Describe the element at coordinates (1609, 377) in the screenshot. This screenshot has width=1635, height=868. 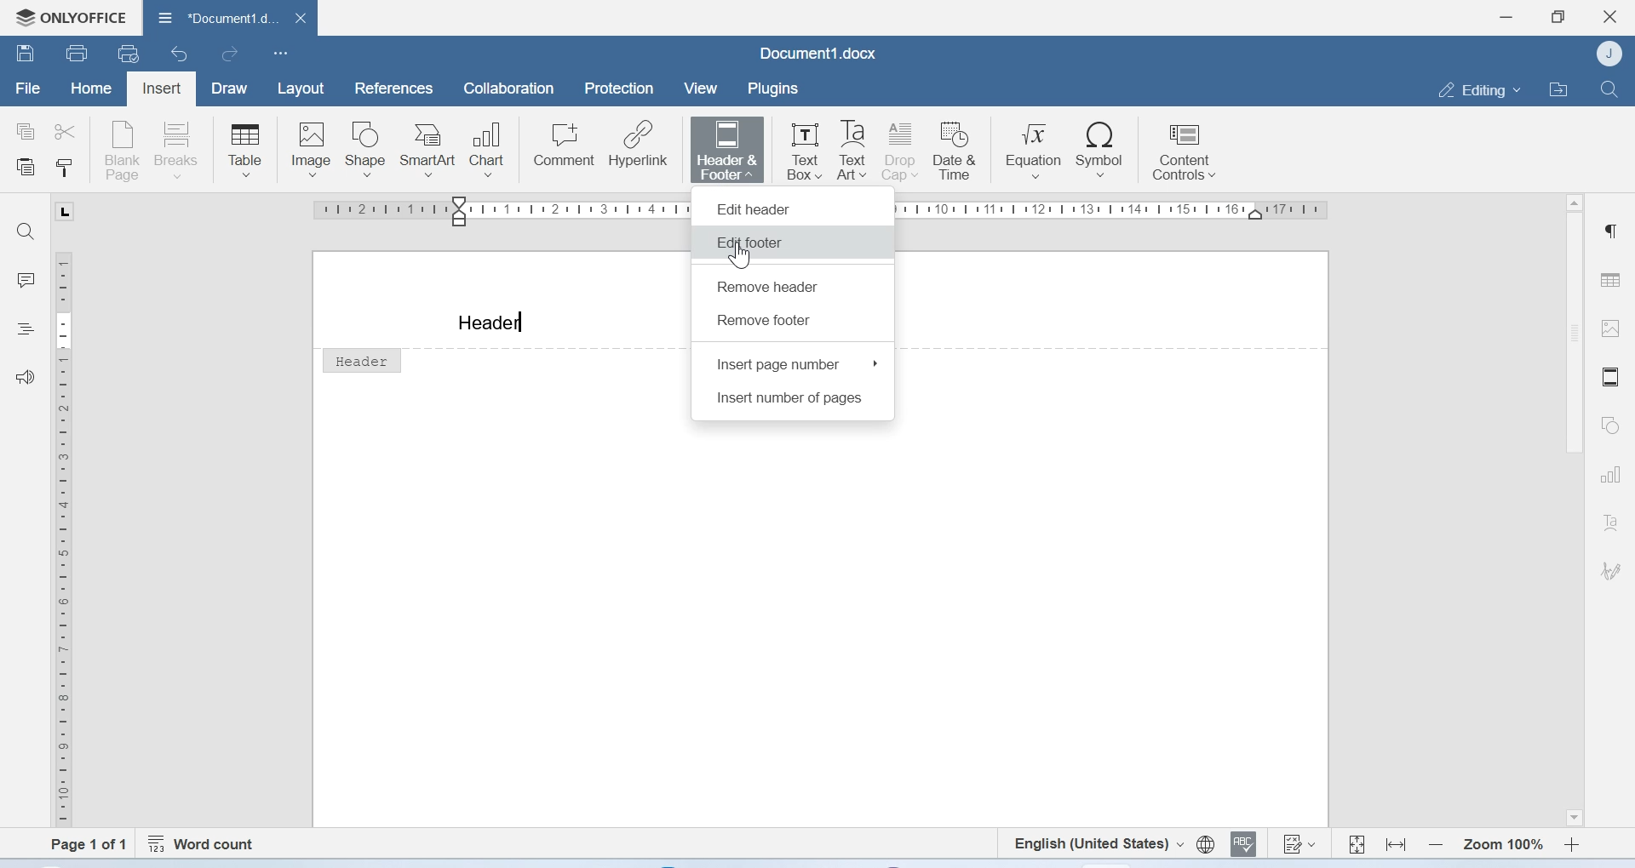
I see `Header and footer` at that location.